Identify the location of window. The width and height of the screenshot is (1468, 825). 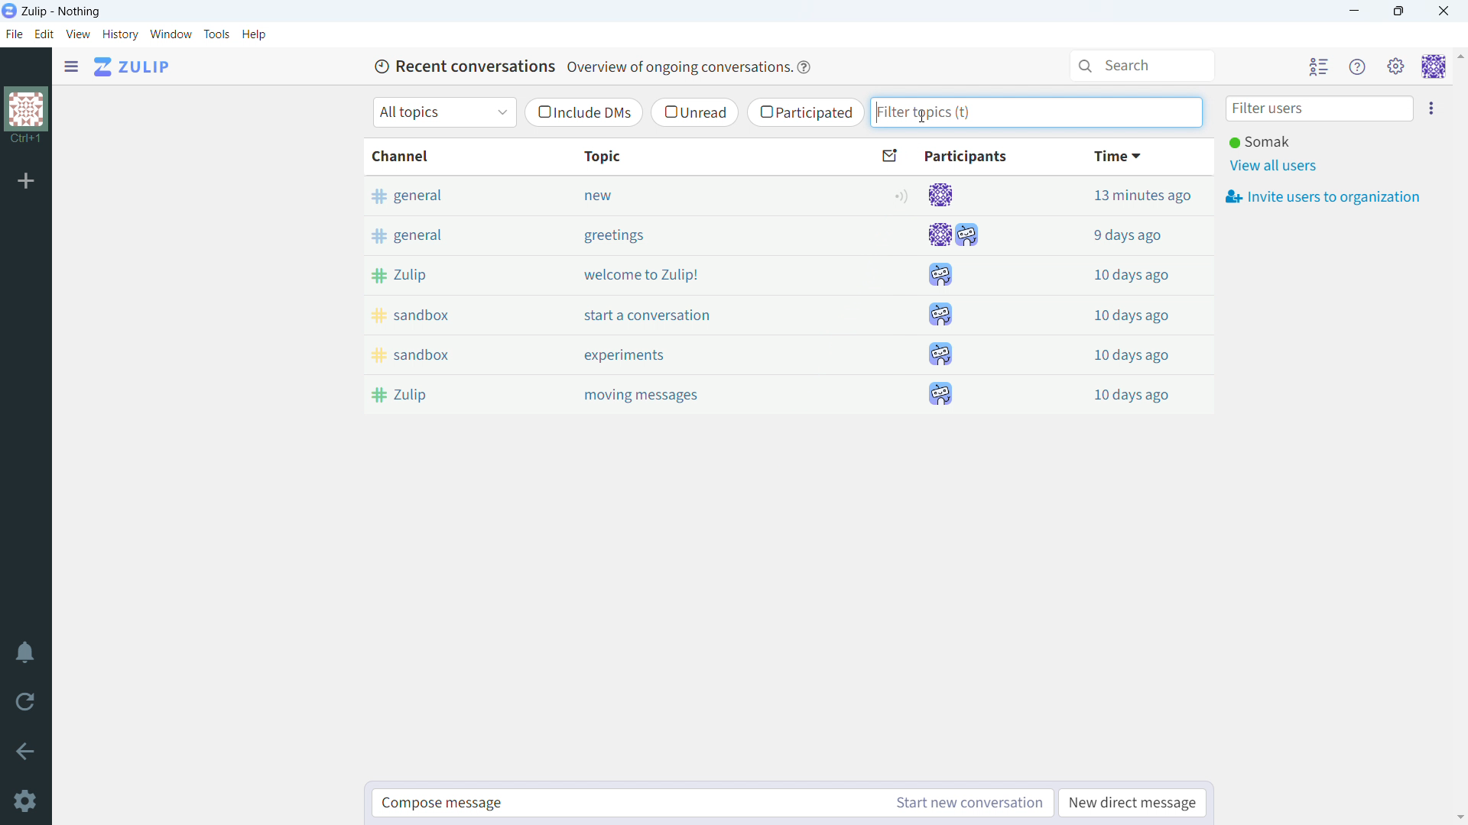
(171, 34).